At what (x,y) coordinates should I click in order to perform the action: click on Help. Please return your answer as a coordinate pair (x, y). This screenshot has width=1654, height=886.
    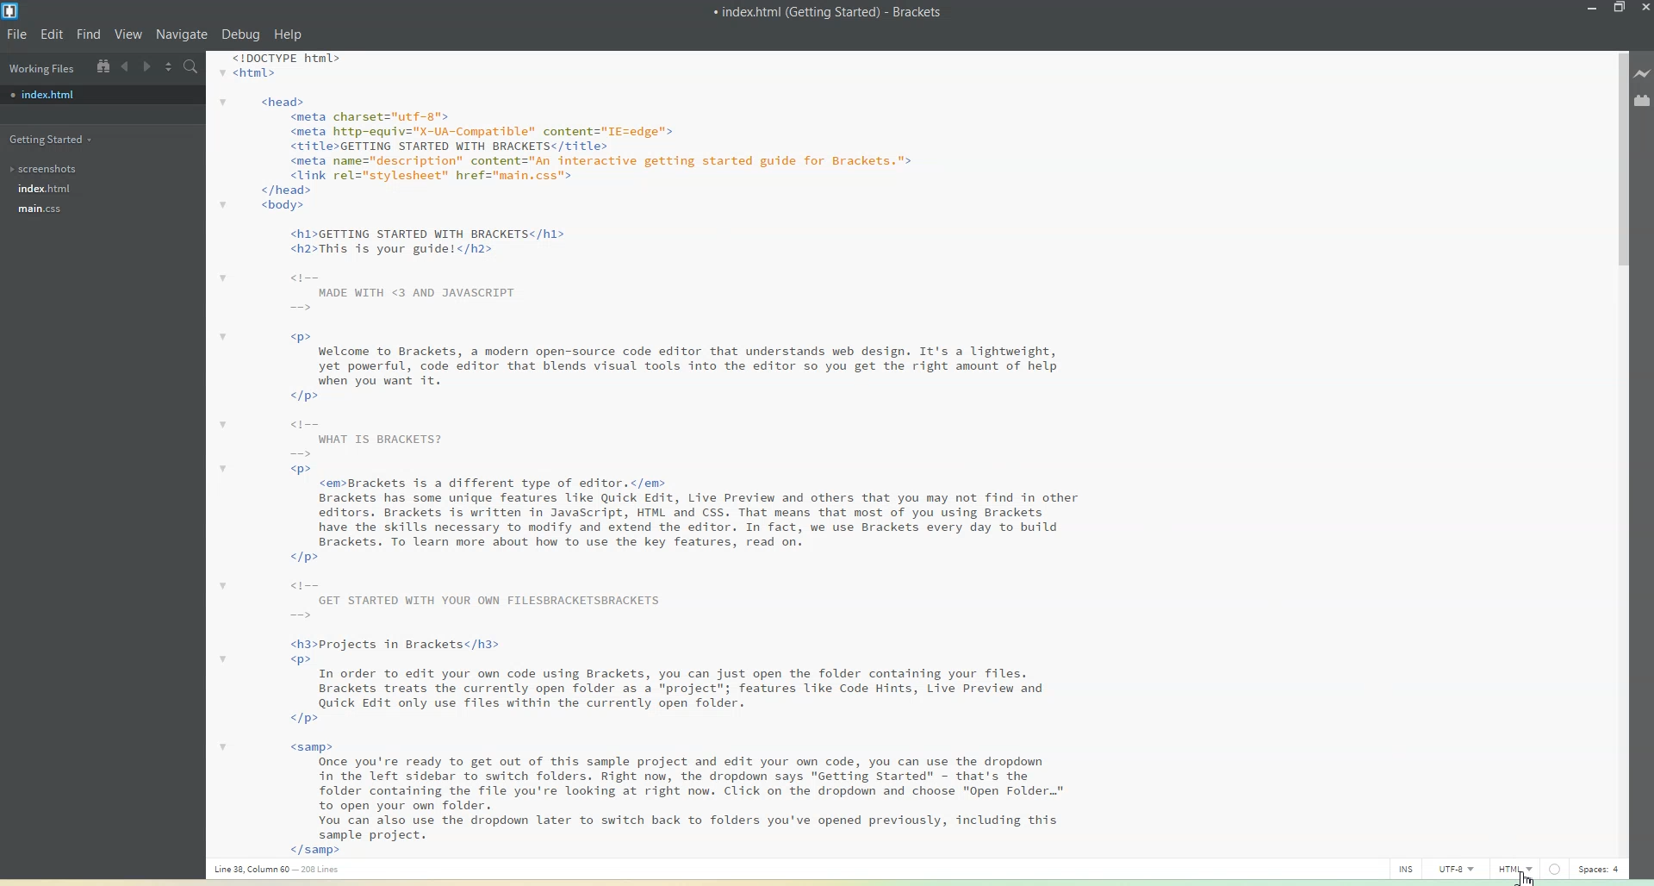
    Looking at the image, I should click on (287, 35).